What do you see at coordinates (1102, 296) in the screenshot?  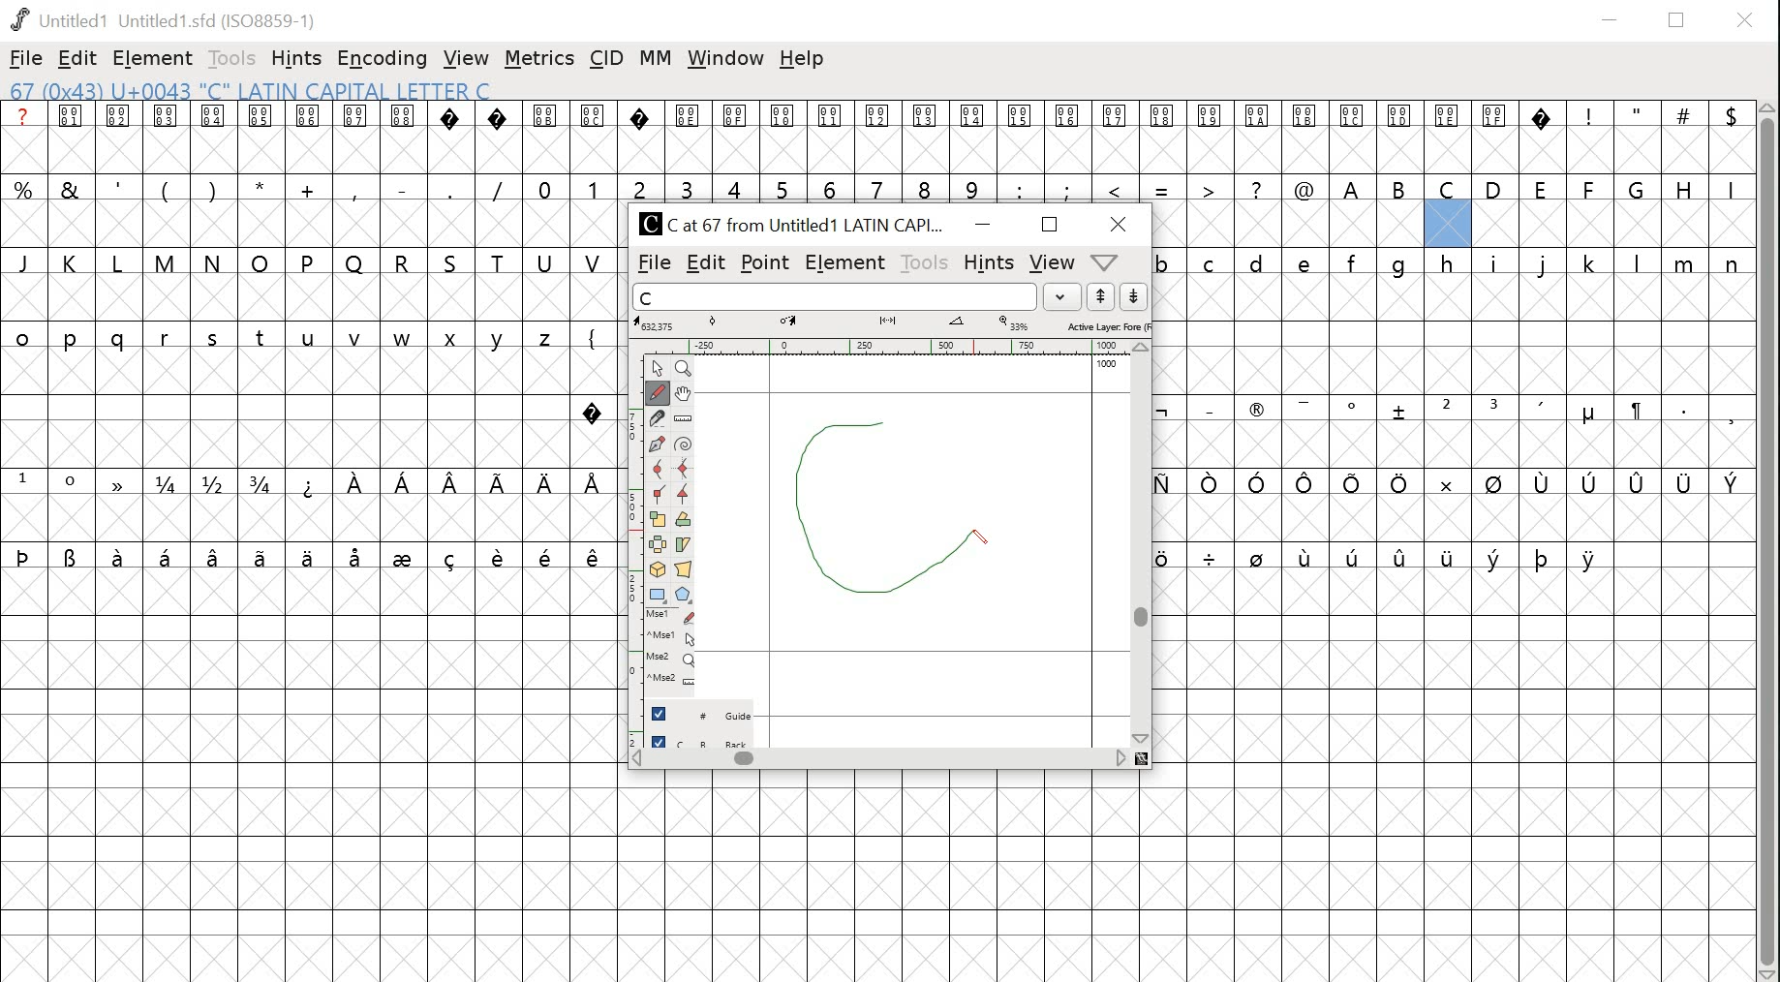 I see `up` at bounding box center [1102, 296].